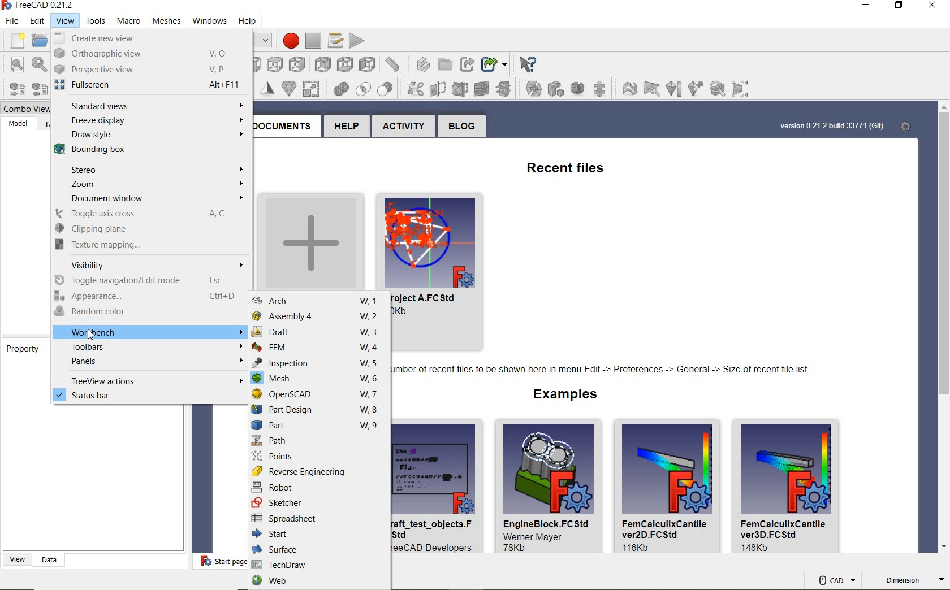 The image size is (950, 590). Describe the element at coordinates (555, 166) in the screenshot. I see `recent files` at that location.